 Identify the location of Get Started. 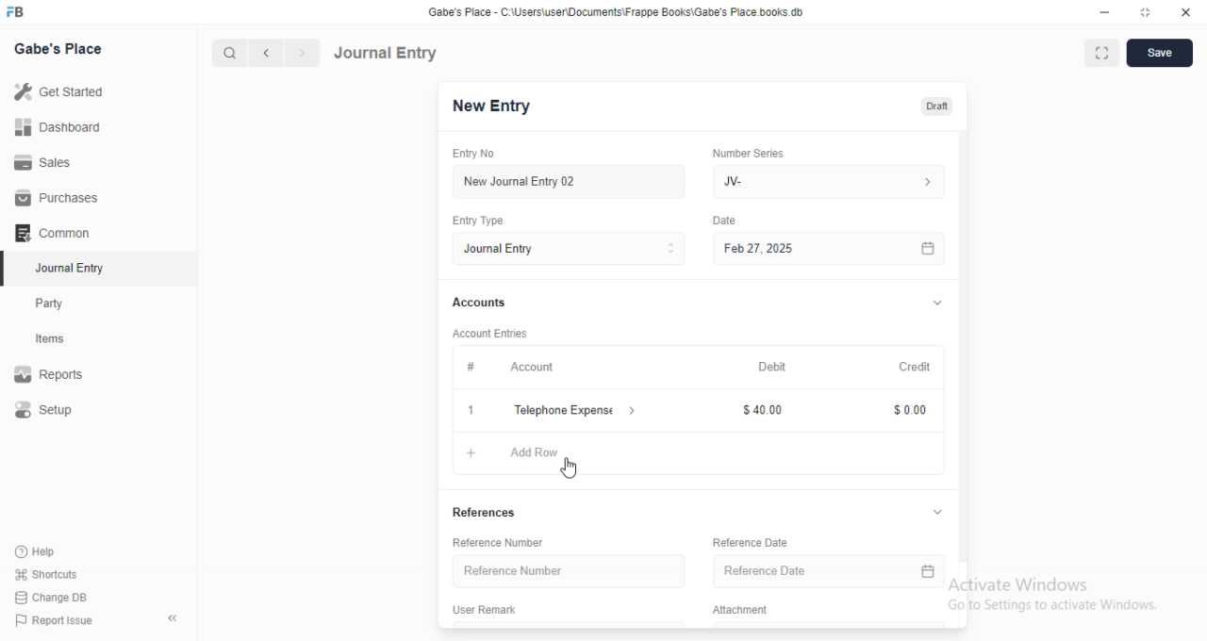
(62, 91).